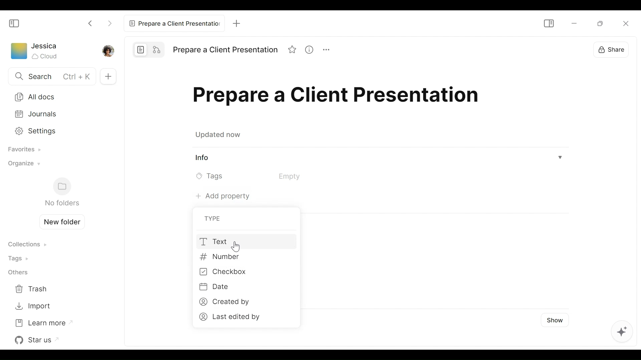  I want to click on Show/Hide Sidebar, so click(14, 23).